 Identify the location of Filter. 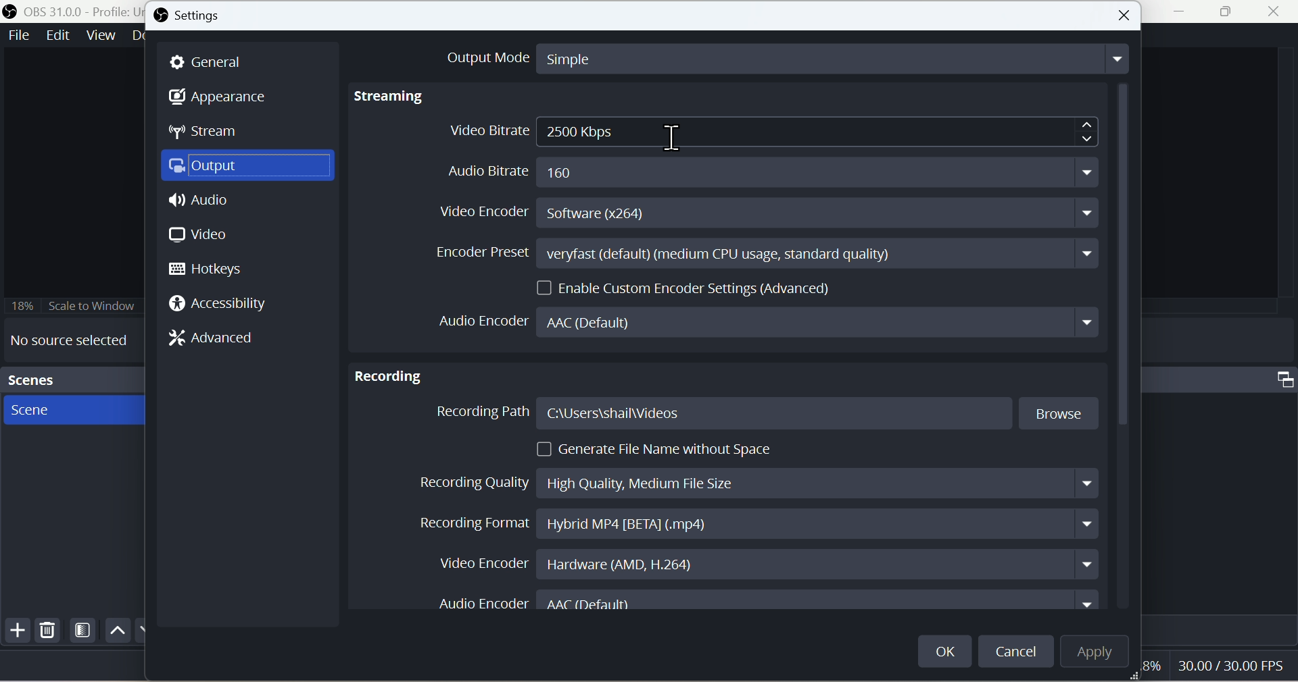
(83, 633).